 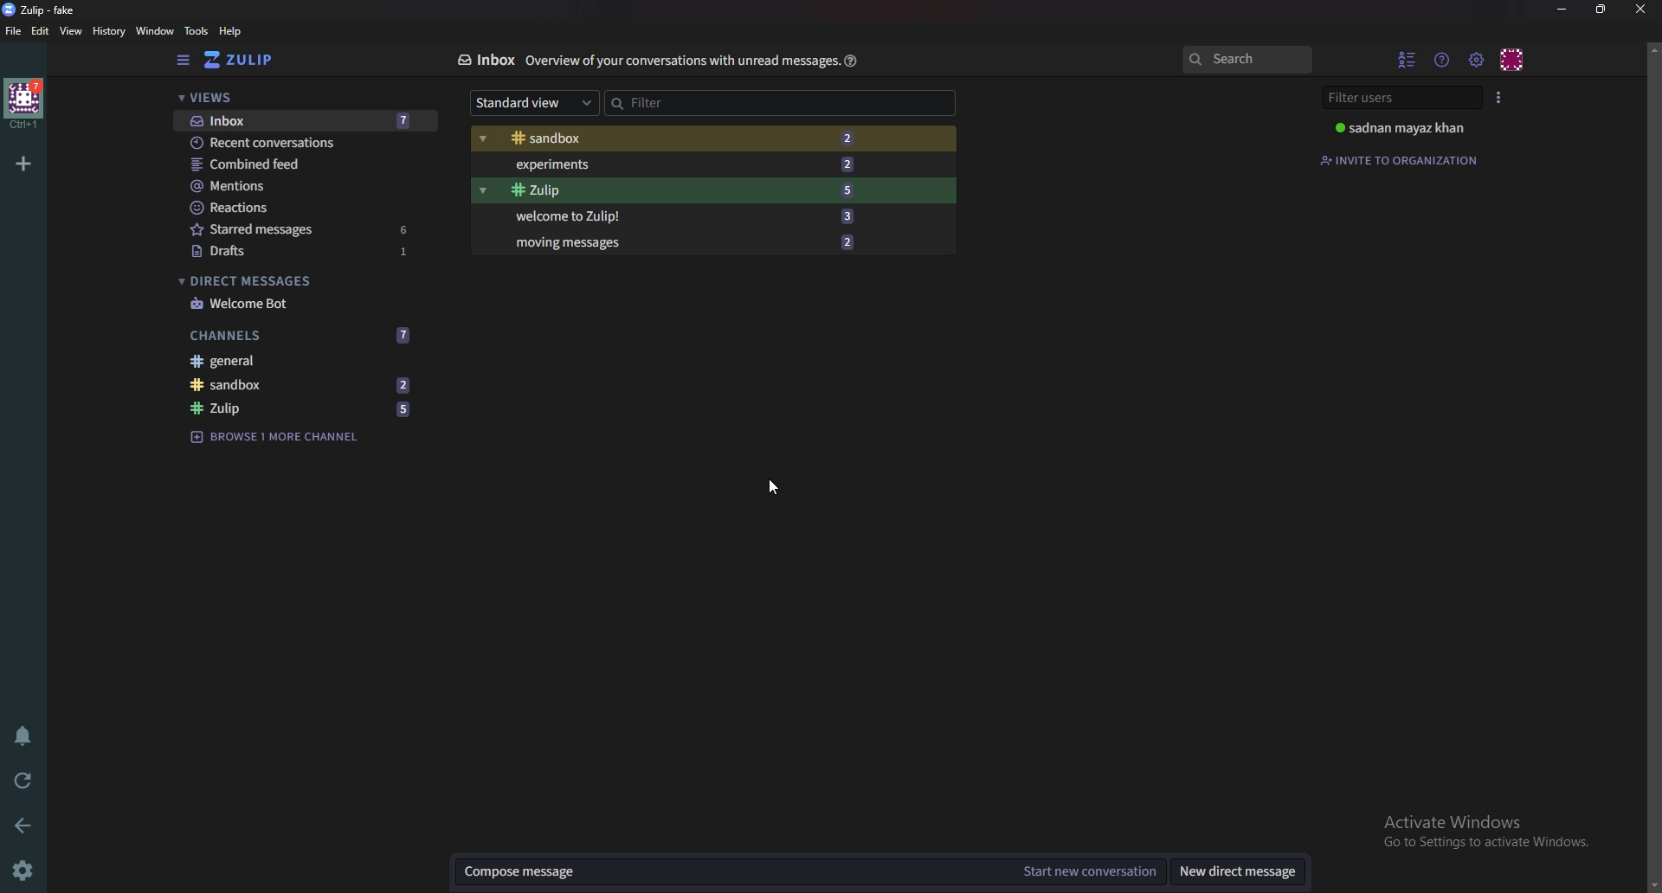 What do you see at coordinates (198, 31) in the screenshot?
I see `Tools` at bounding box center [198, 31].